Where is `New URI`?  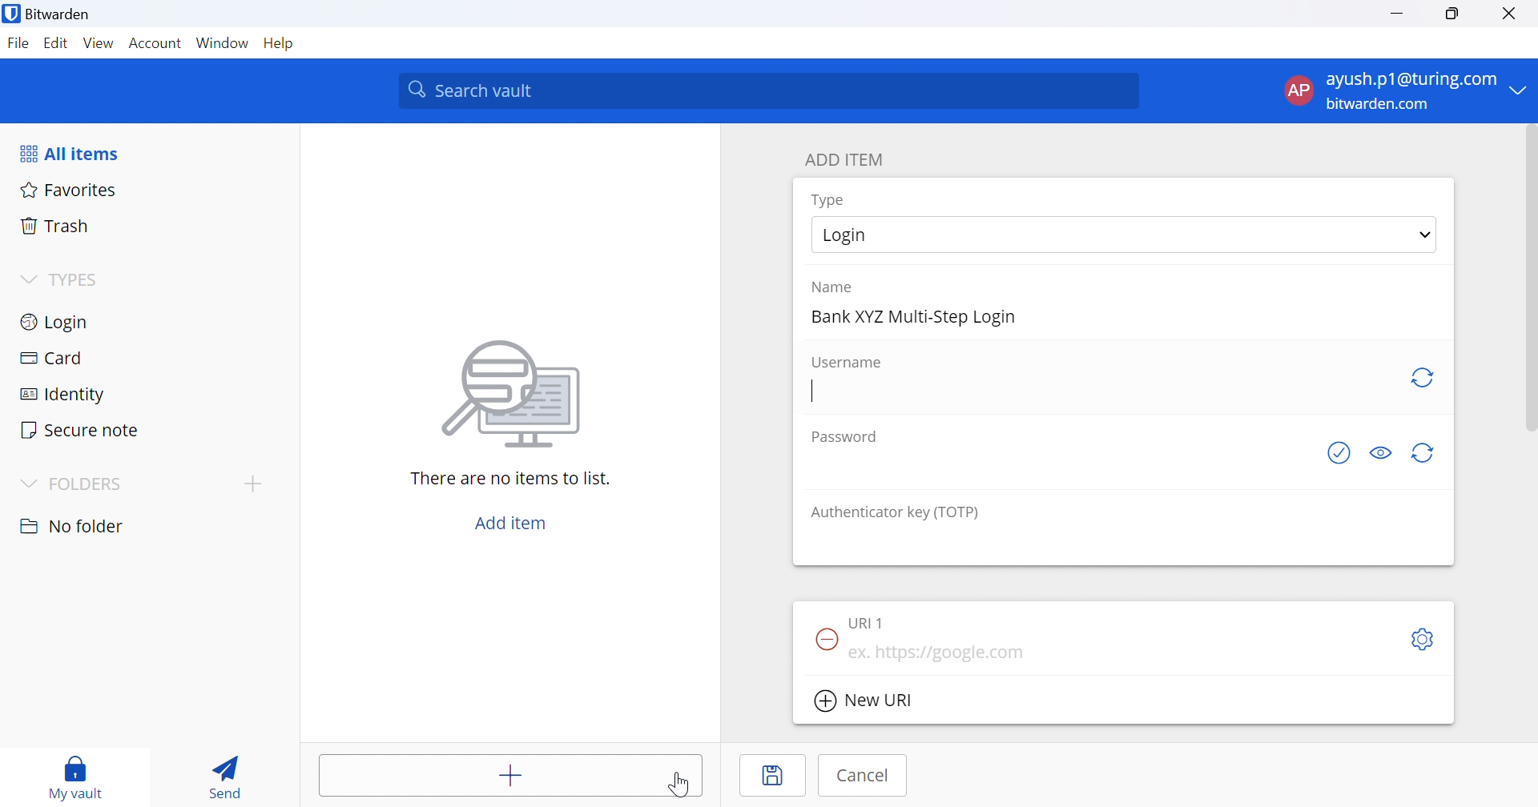
New URI is located at coordinates (863, 701).